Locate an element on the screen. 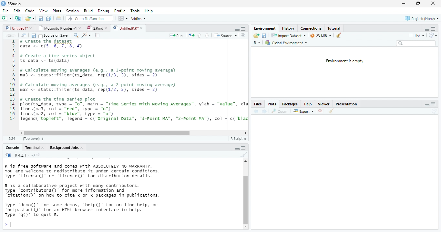  Environment is empty. is located at coordinates (344, 61).